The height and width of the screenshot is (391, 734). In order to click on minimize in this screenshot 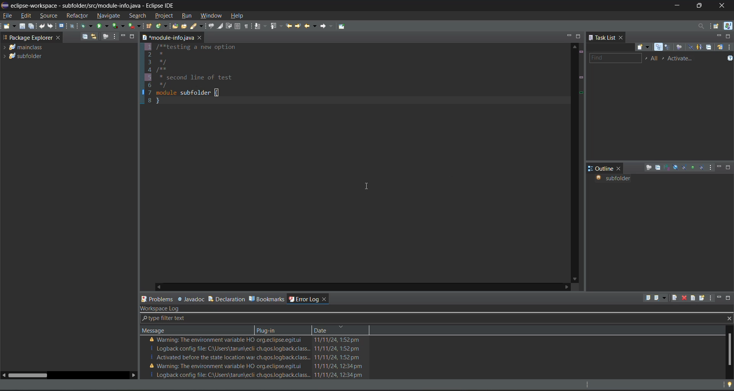, I will do `click(720, 167)`.